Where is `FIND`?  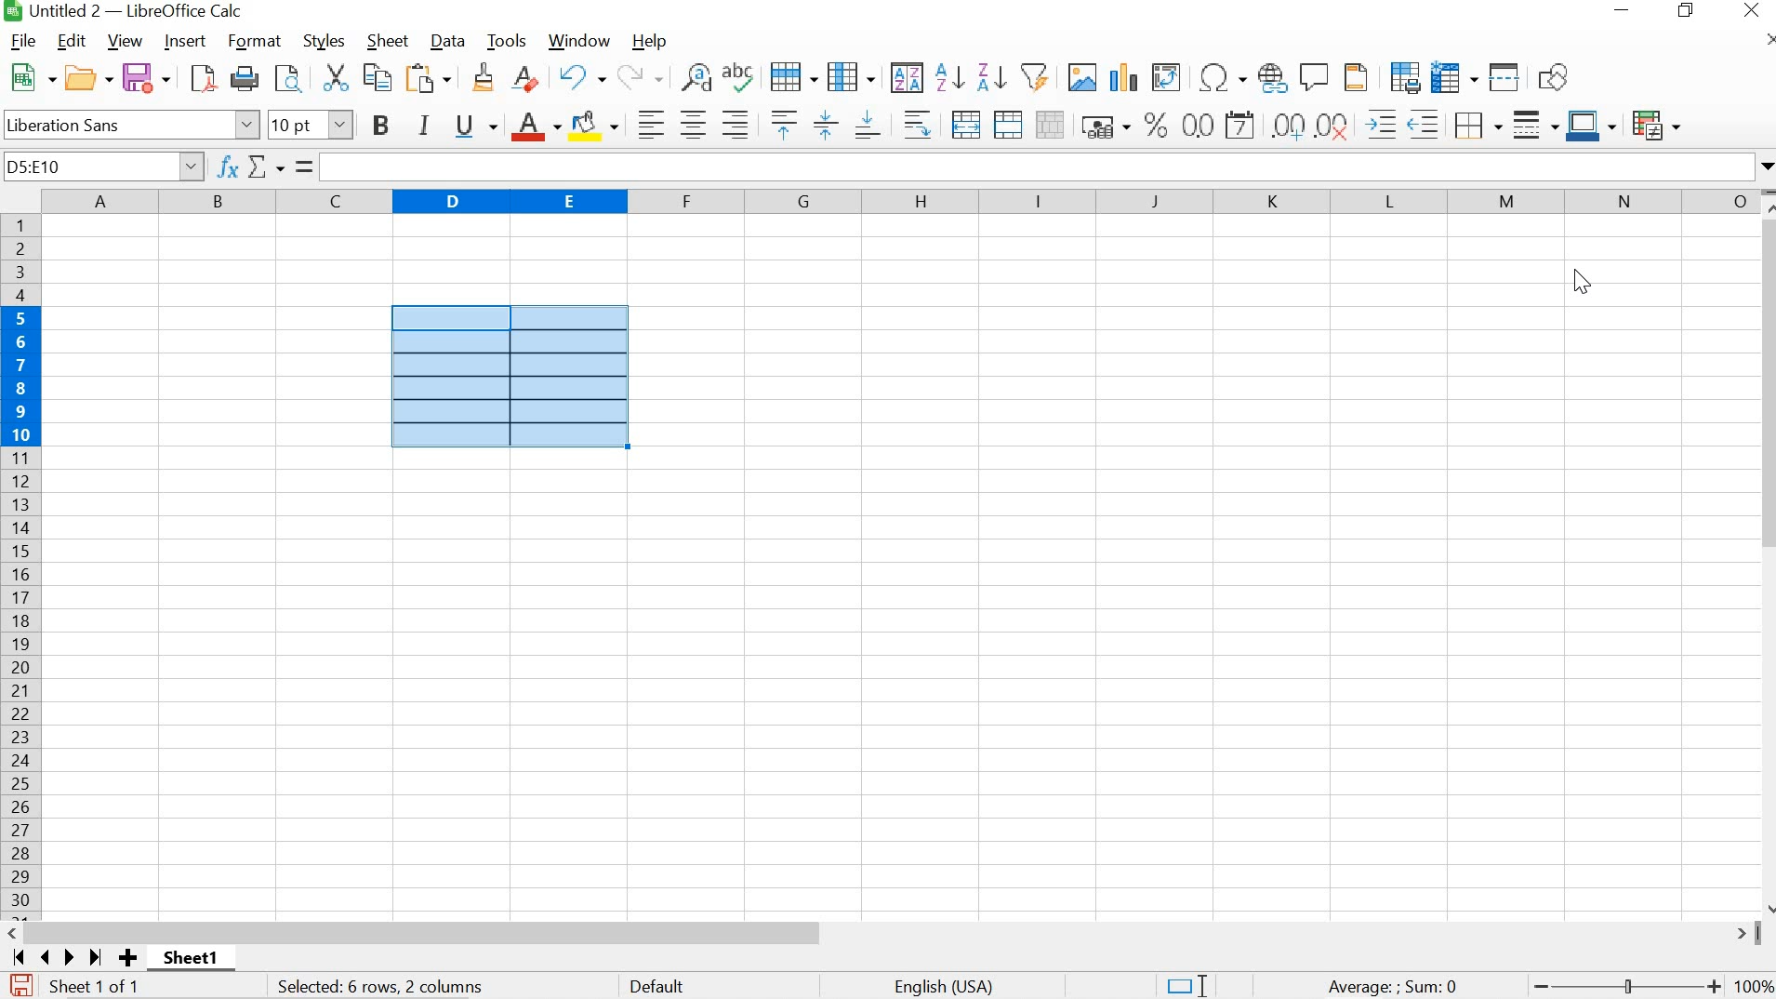
FIND is located at coordinates (293, 78).